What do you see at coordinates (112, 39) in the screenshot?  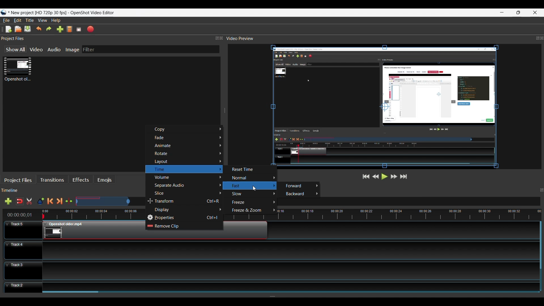 I see `Project Files` at bounding box center [112, 39].